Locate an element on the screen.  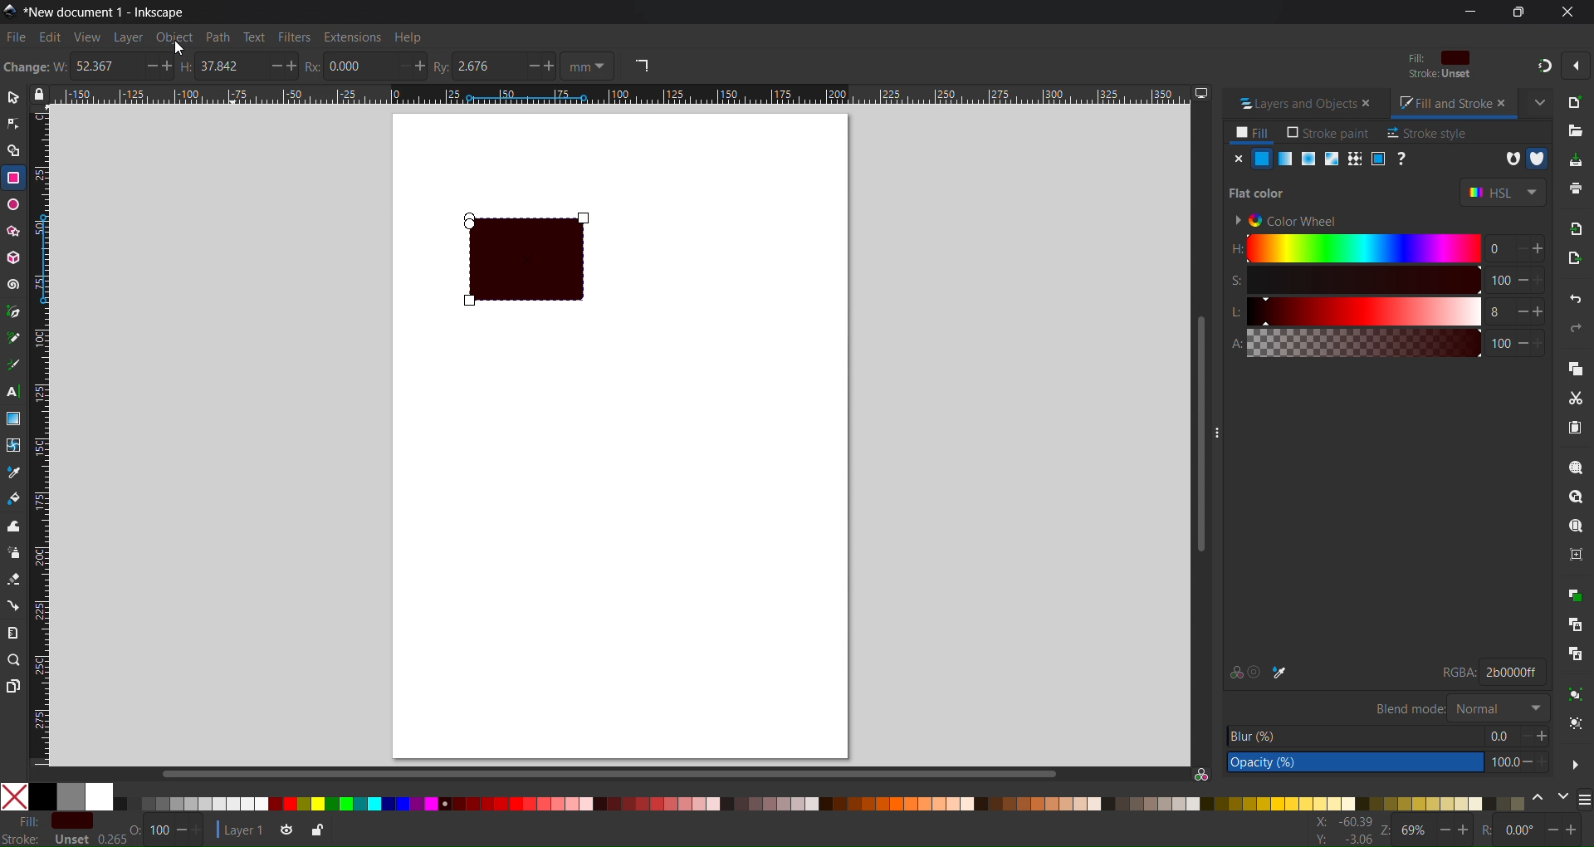
mm  is located at coordinates (590, 66).